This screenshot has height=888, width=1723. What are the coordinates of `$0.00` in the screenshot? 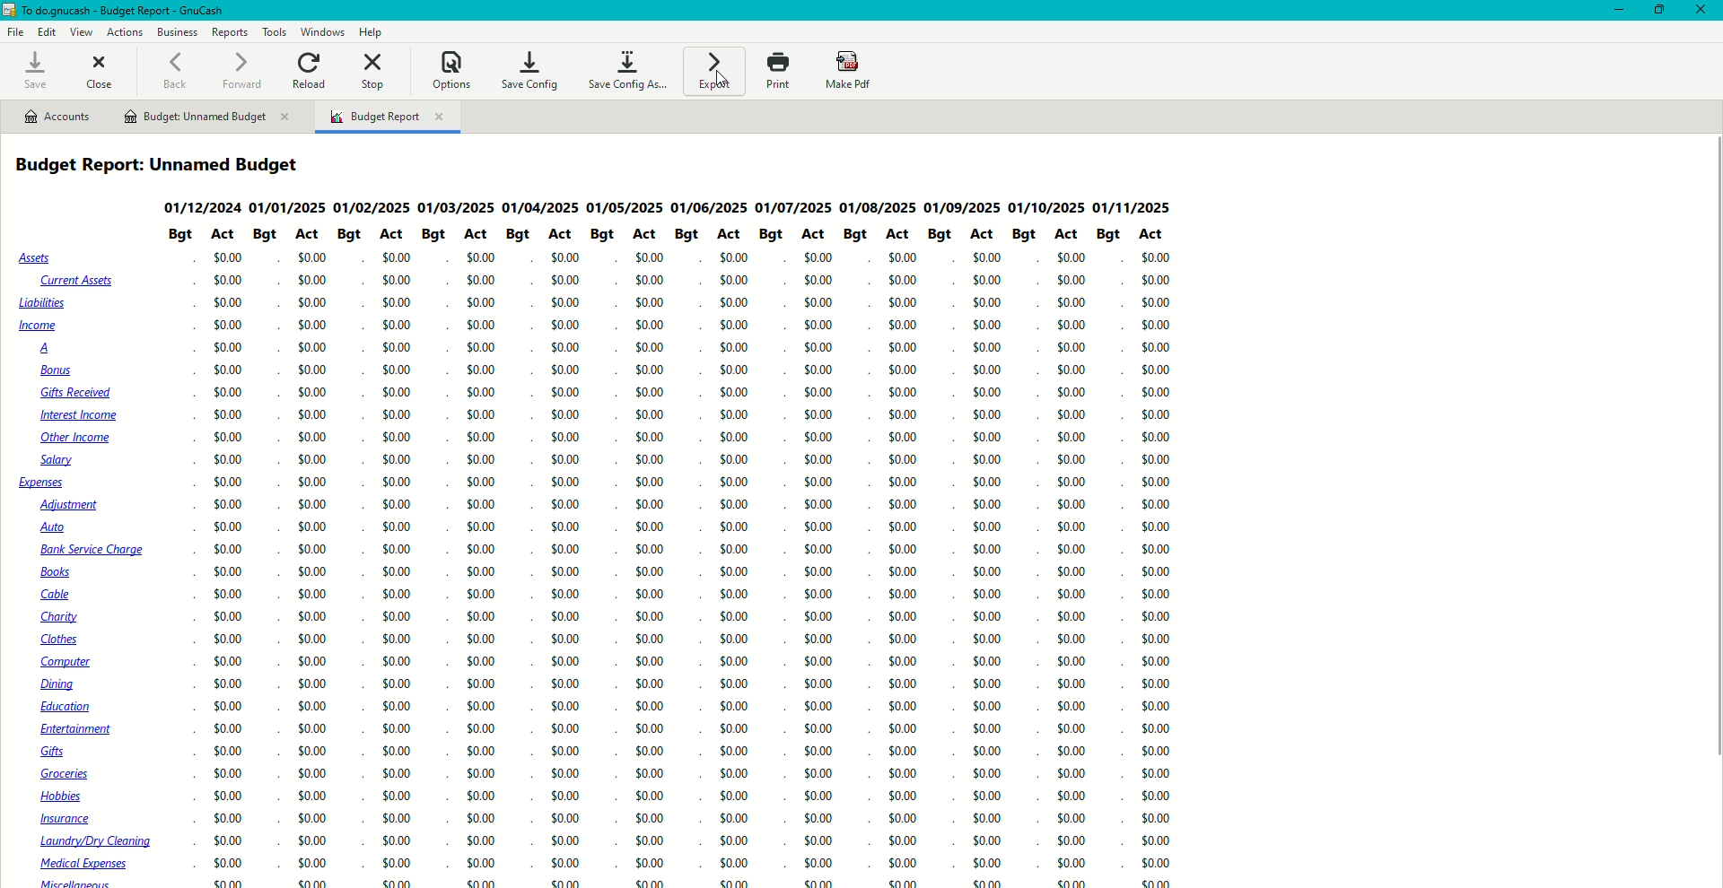 It's located at (398, 774).